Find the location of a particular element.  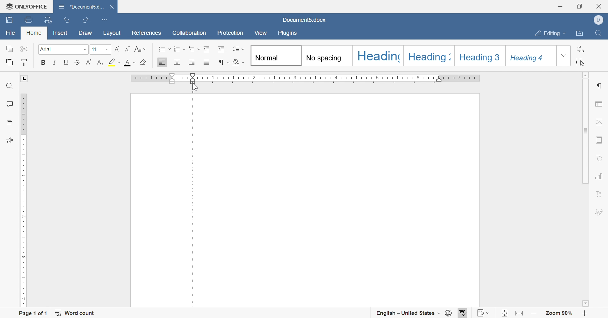

save is located at coordinates (10, 19).